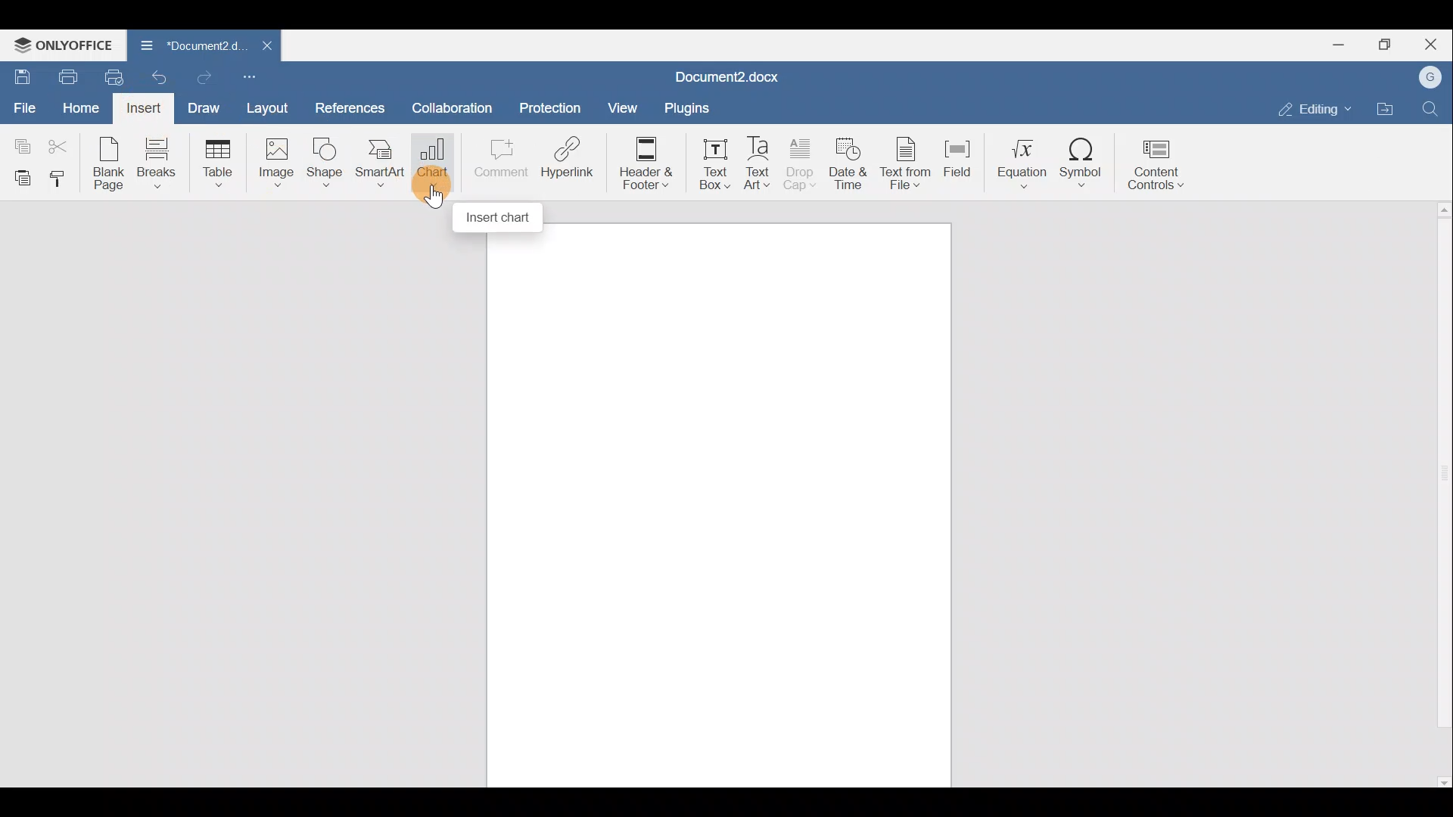 The width and height of the screenshot is (1453, 817). Describe the element at coordinates (571, 157) in the screenshot. I see `Hyperlink` at that location.